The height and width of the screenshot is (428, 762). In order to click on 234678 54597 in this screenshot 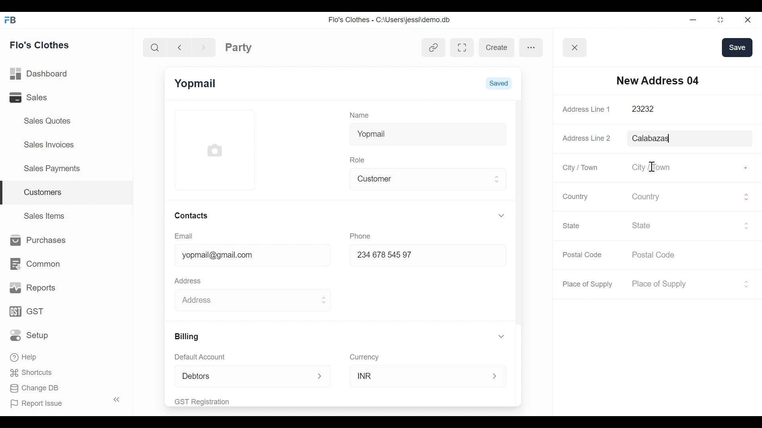, I will do `click(420, 256)`.